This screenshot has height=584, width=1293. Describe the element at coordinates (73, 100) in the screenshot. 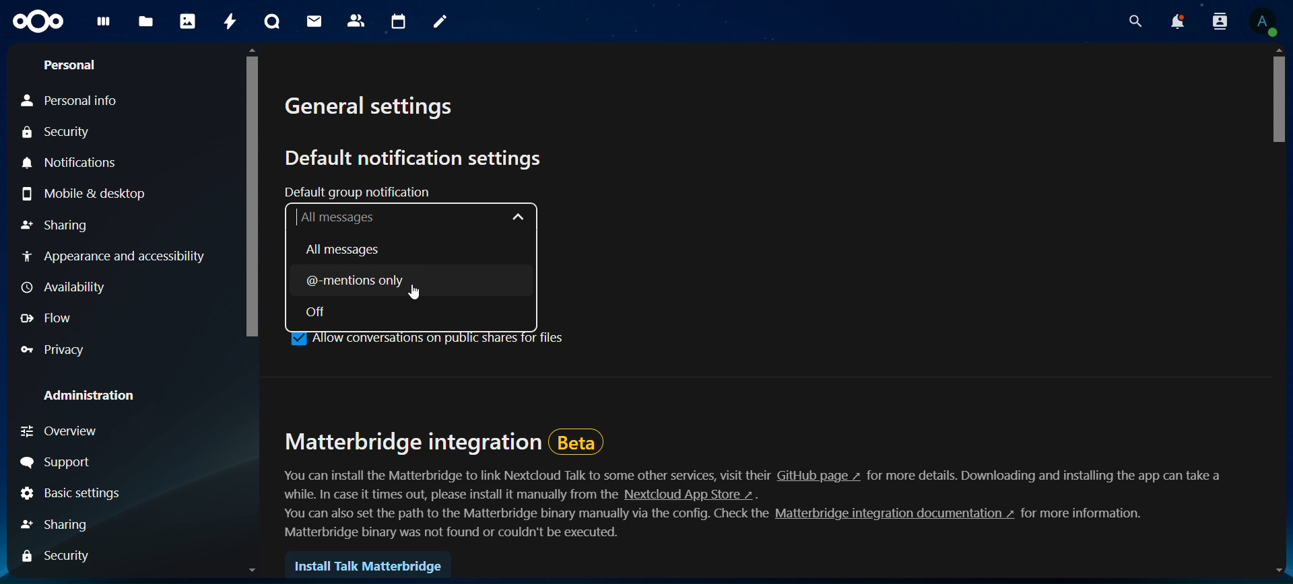

I see `personal info` at that location.